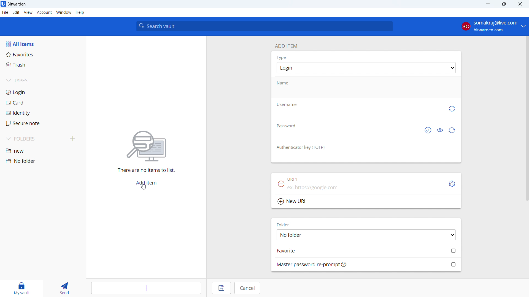 The image size is (529, 297). Describe the element at coordinates (20, 288) in the screenshot. I see `my vault` at that location.